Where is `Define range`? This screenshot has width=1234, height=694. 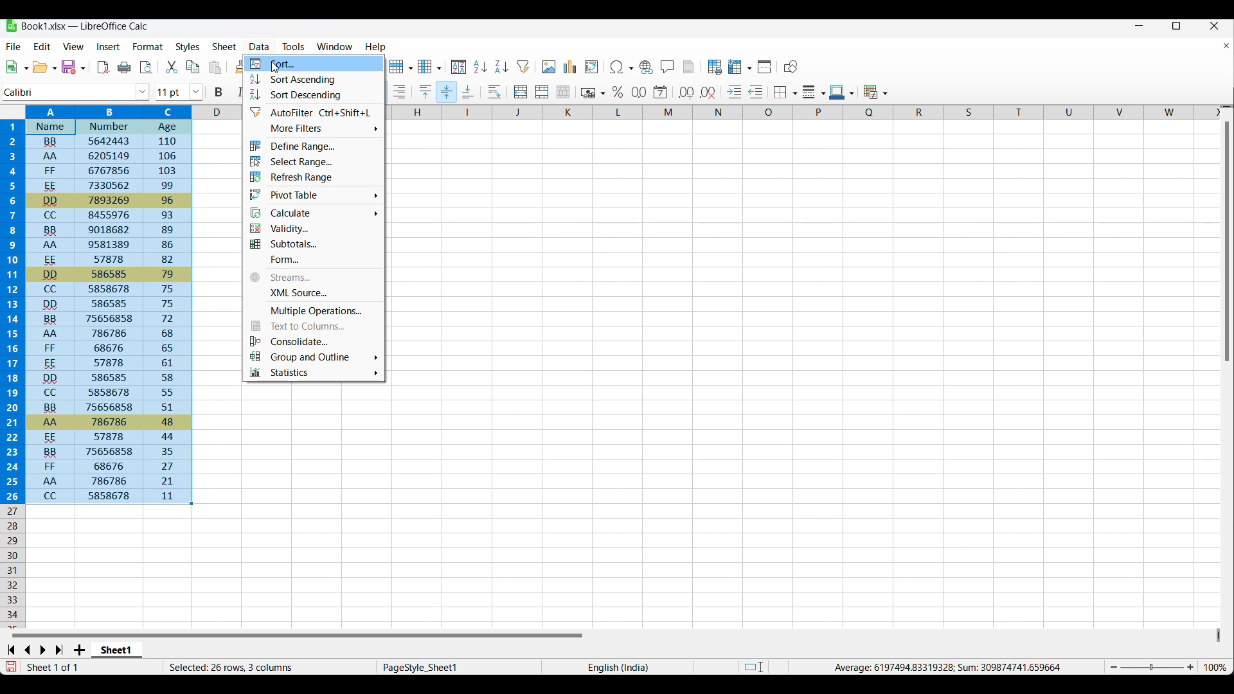 Define range is located at coordinates (313, 146).